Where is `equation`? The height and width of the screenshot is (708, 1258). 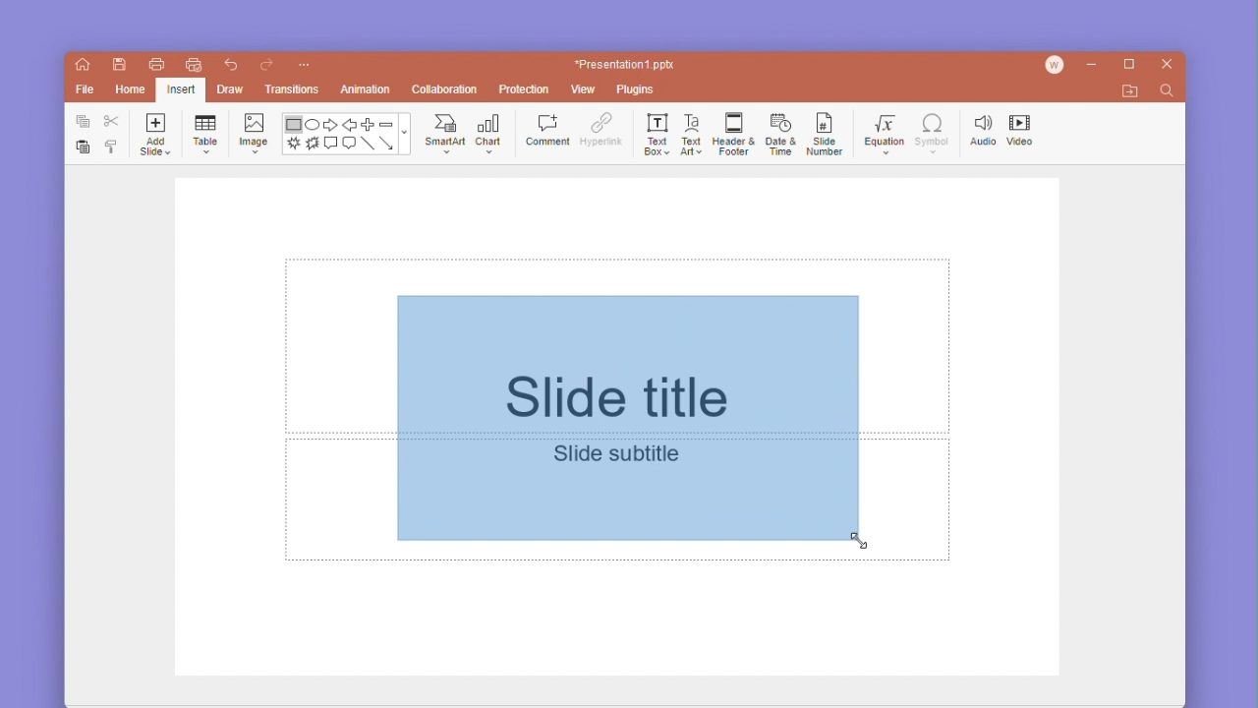 equation is located at coordinates (881, 130).